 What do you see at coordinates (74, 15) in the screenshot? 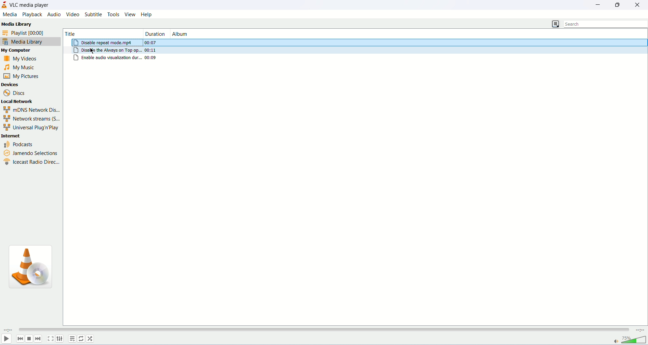
I see `video` at bounding box center [74, 15].